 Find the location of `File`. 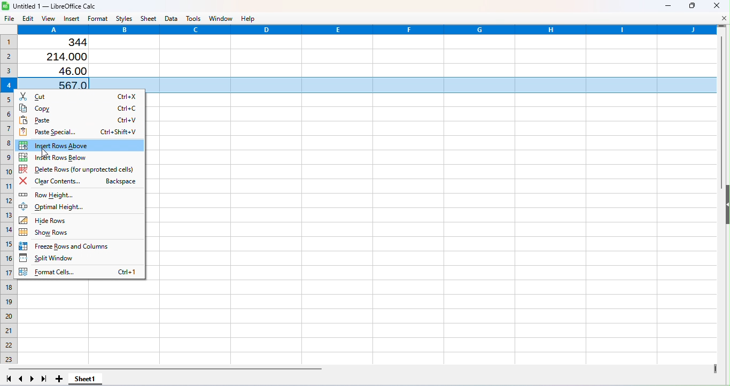

File is located at coordinates (8, 19).